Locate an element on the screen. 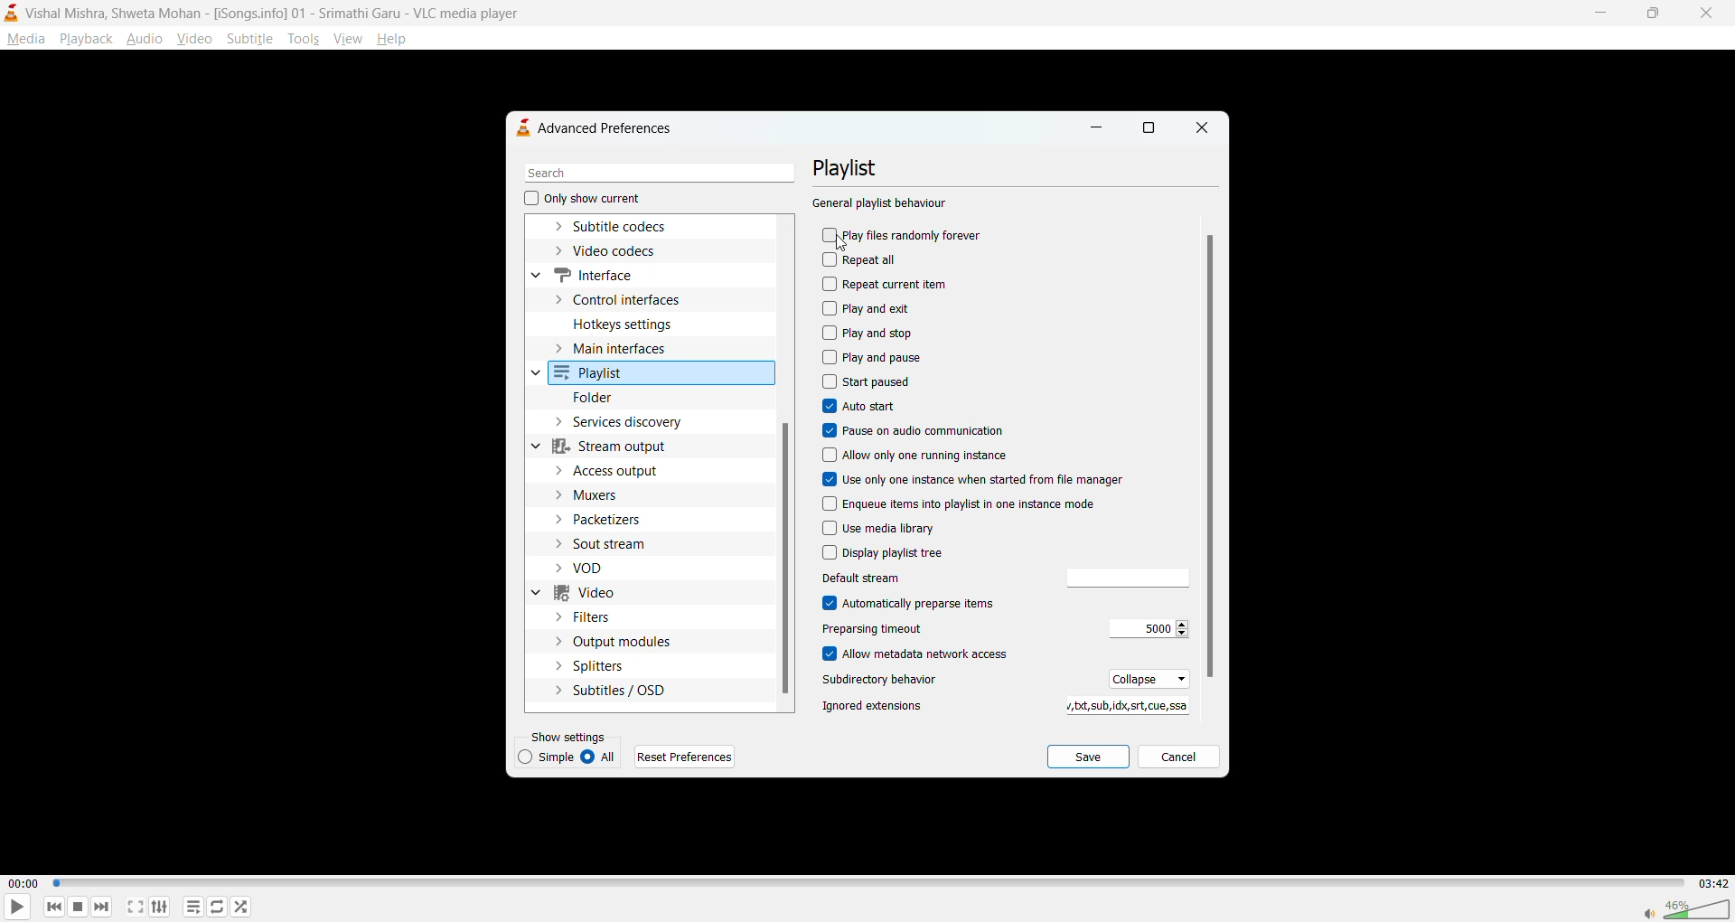  maximize is located at coordinates (1149, 130).